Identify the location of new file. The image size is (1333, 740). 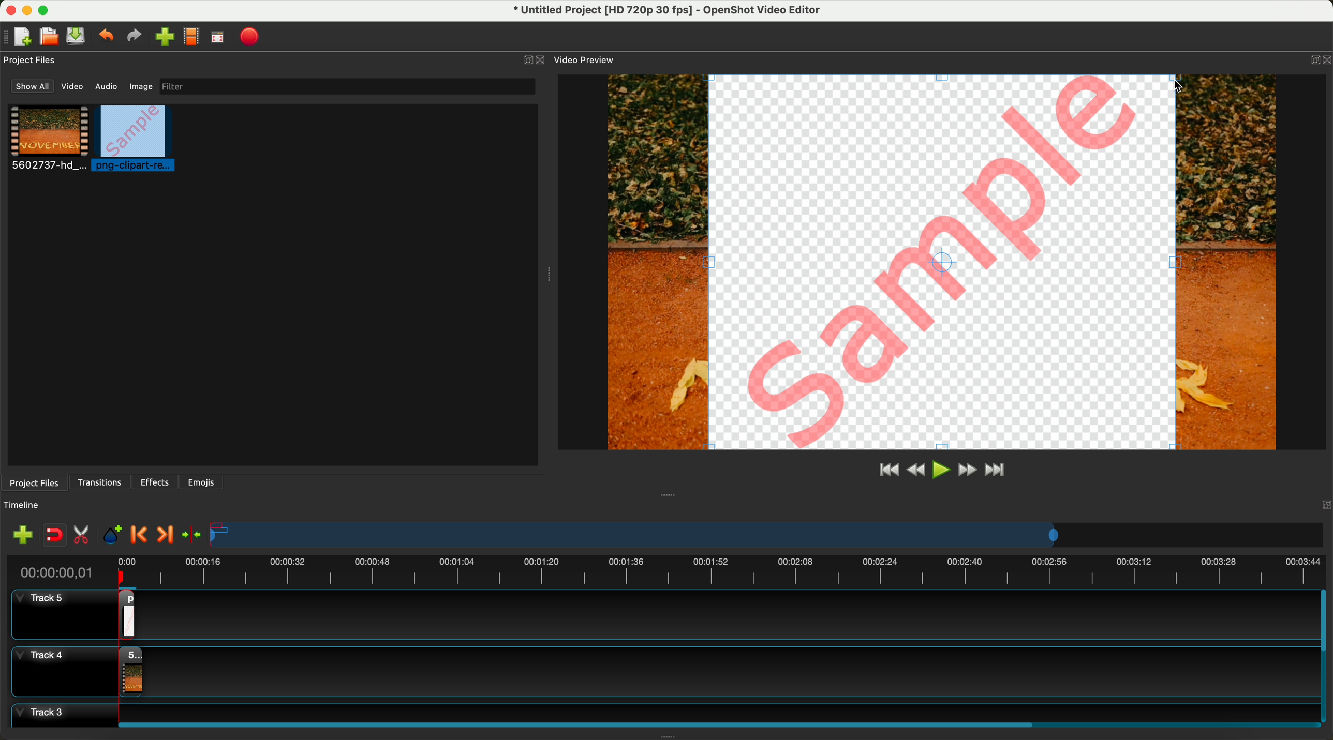
(19, 37).